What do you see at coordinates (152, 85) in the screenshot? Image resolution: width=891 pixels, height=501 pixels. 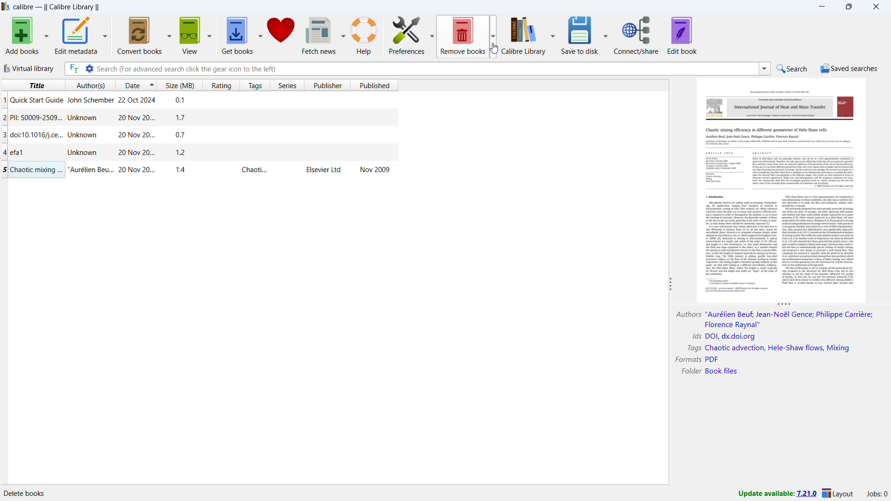 I see `select sorting order` at bounding box center [152, 85].